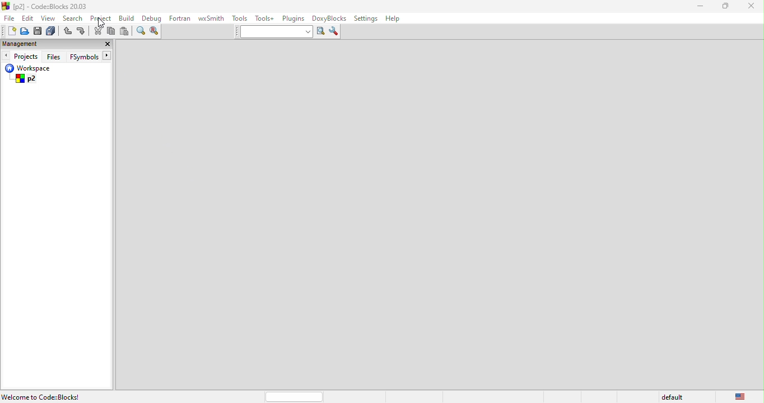  Describe the element at coordinates (29, 17) in the screenshot. I see `edit` at that location.